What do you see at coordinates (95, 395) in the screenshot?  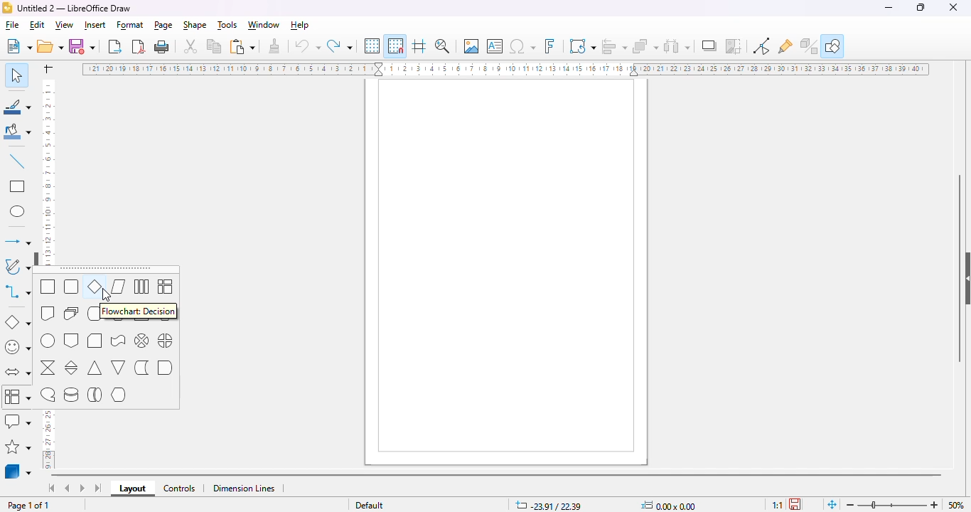 I see `flowchart: direct access storage` at bounding box center [95, 395].